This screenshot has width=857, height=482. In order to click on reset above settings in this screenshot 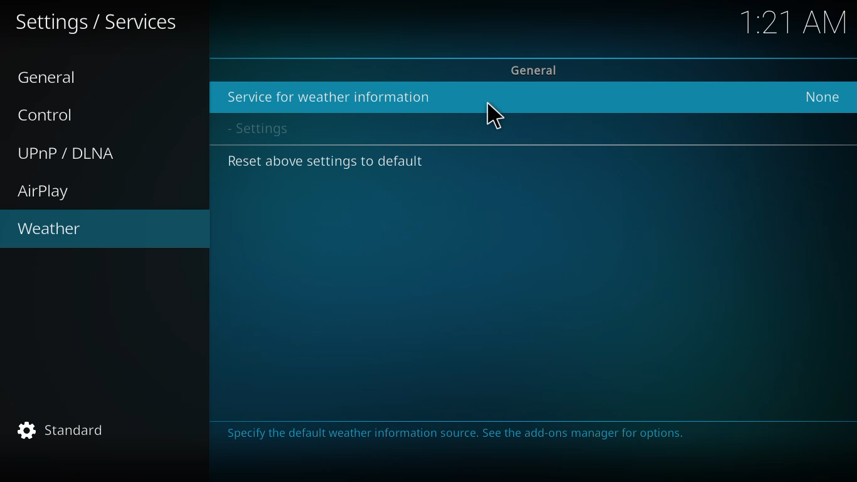, I will do `click(327, 161)`.